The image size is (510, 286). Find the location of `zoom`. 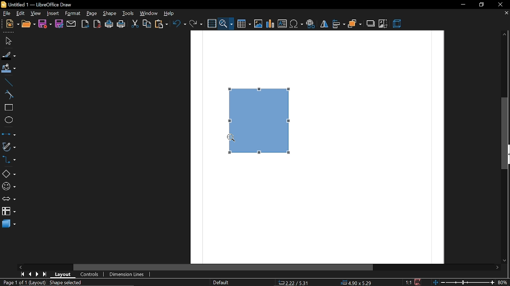

zoom is located at coordinates (226, 24).